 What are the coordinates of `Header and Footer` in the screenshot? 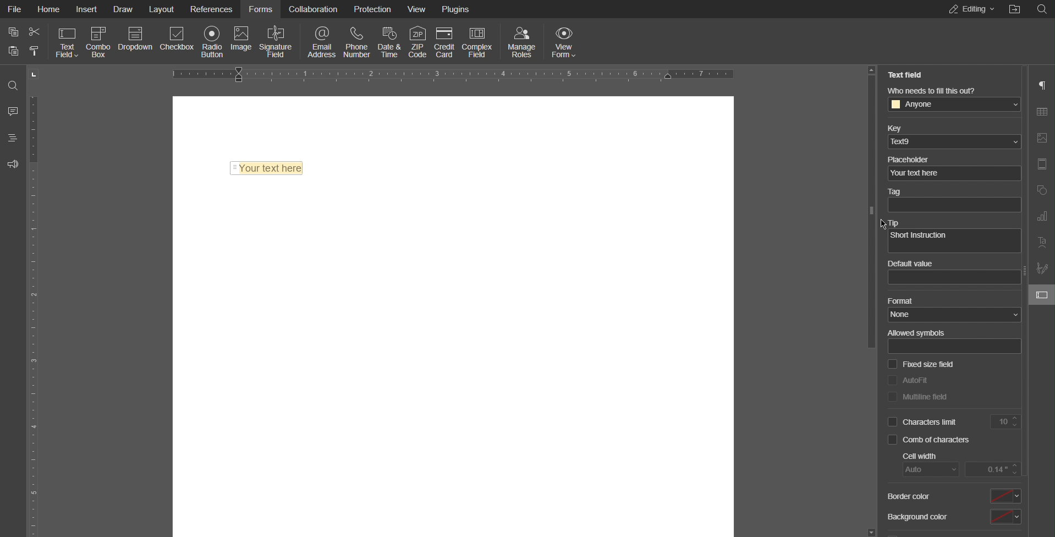 It's located at (1042, 165).